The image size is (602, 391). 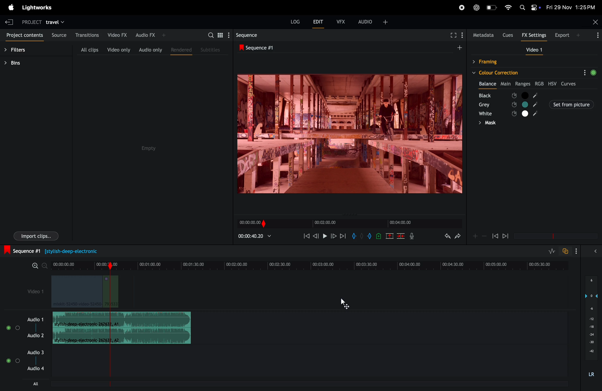 What do you see at coordinates (369, 237) in the screenshot?
I see `add out mark to current position` at bounding box center [369, 237].